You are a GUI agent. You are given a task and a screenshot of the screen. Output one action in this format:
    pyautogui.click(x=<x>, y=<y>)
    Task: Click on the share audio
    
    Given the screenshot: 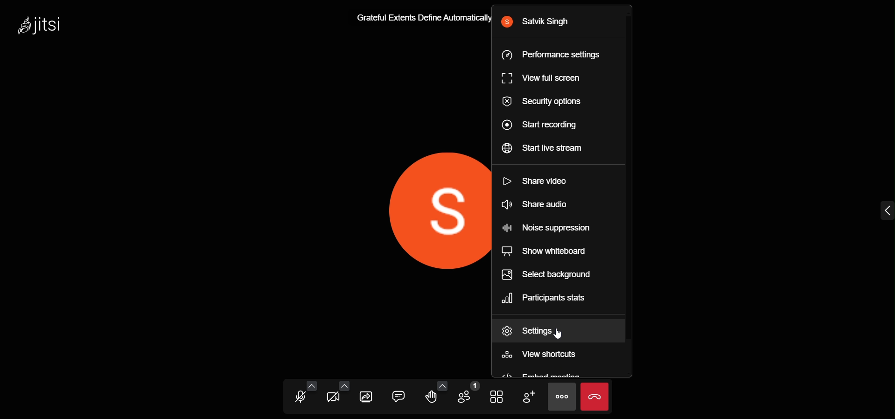 What is the action you would take?
    pyautogui.click(x=542, y=204)
    